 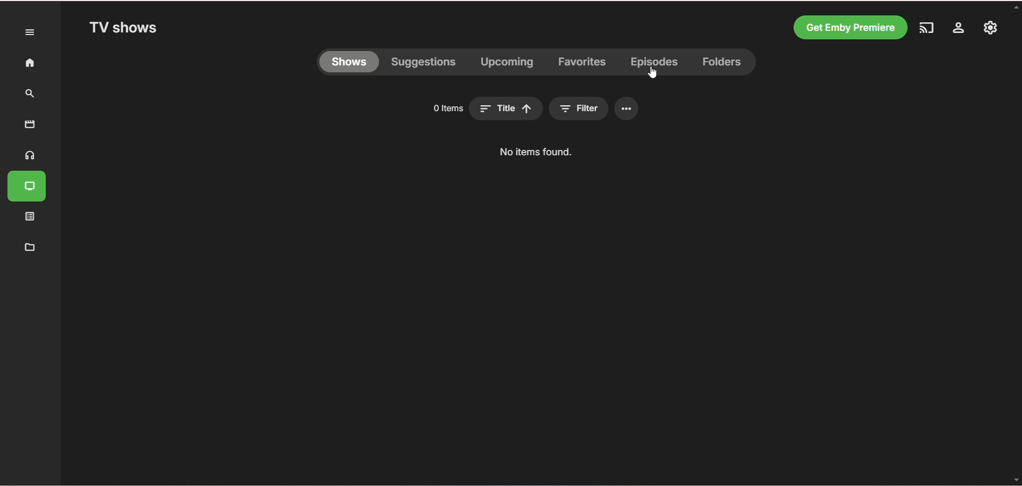 What do you see at coordinates (1016, 244) in the screenshot?
I see `vertical scroll bar` at bounding box center [1016, 244].